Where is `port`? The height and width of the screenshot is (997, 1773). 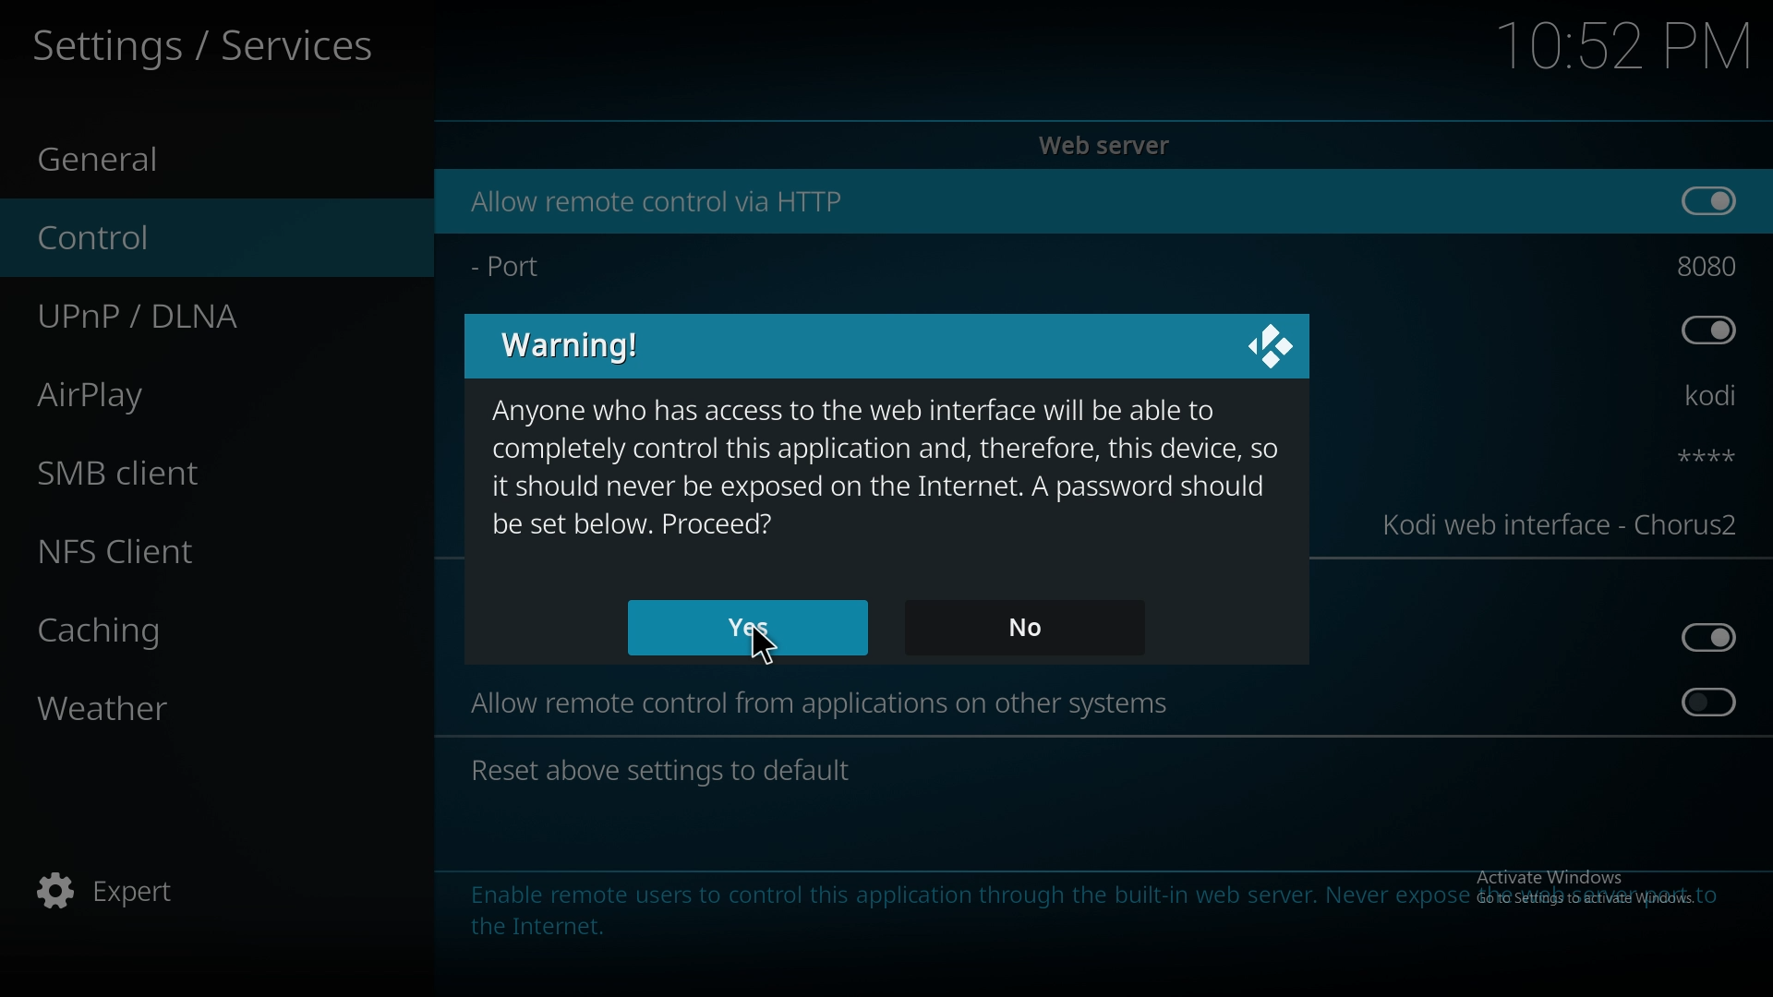 port is located at coordinates (551, 270).